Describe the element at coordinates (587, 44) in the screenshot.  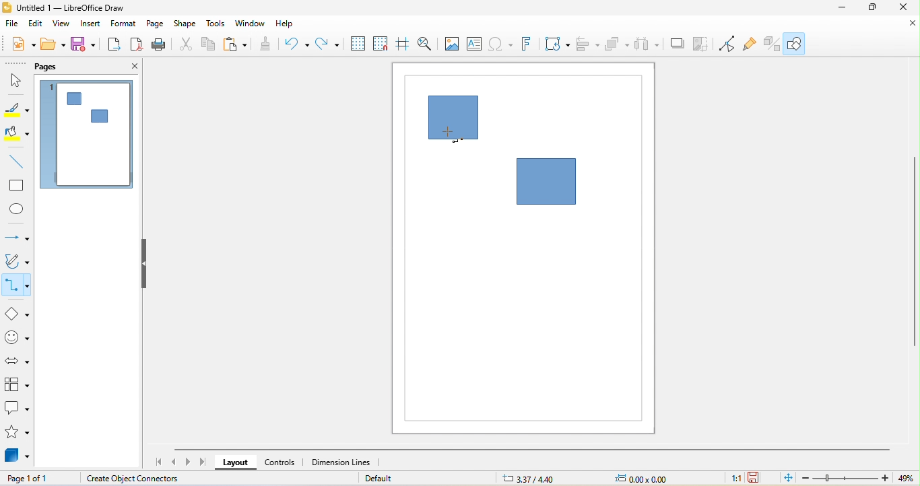
I see `align object` at that location.